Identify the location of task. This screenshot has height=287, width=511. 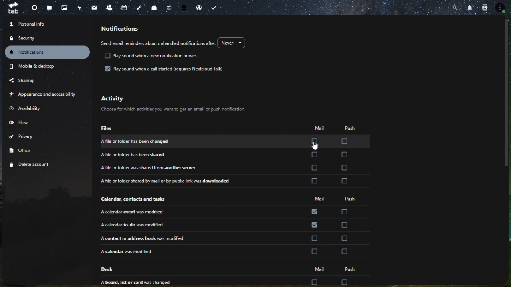
(213, 7).